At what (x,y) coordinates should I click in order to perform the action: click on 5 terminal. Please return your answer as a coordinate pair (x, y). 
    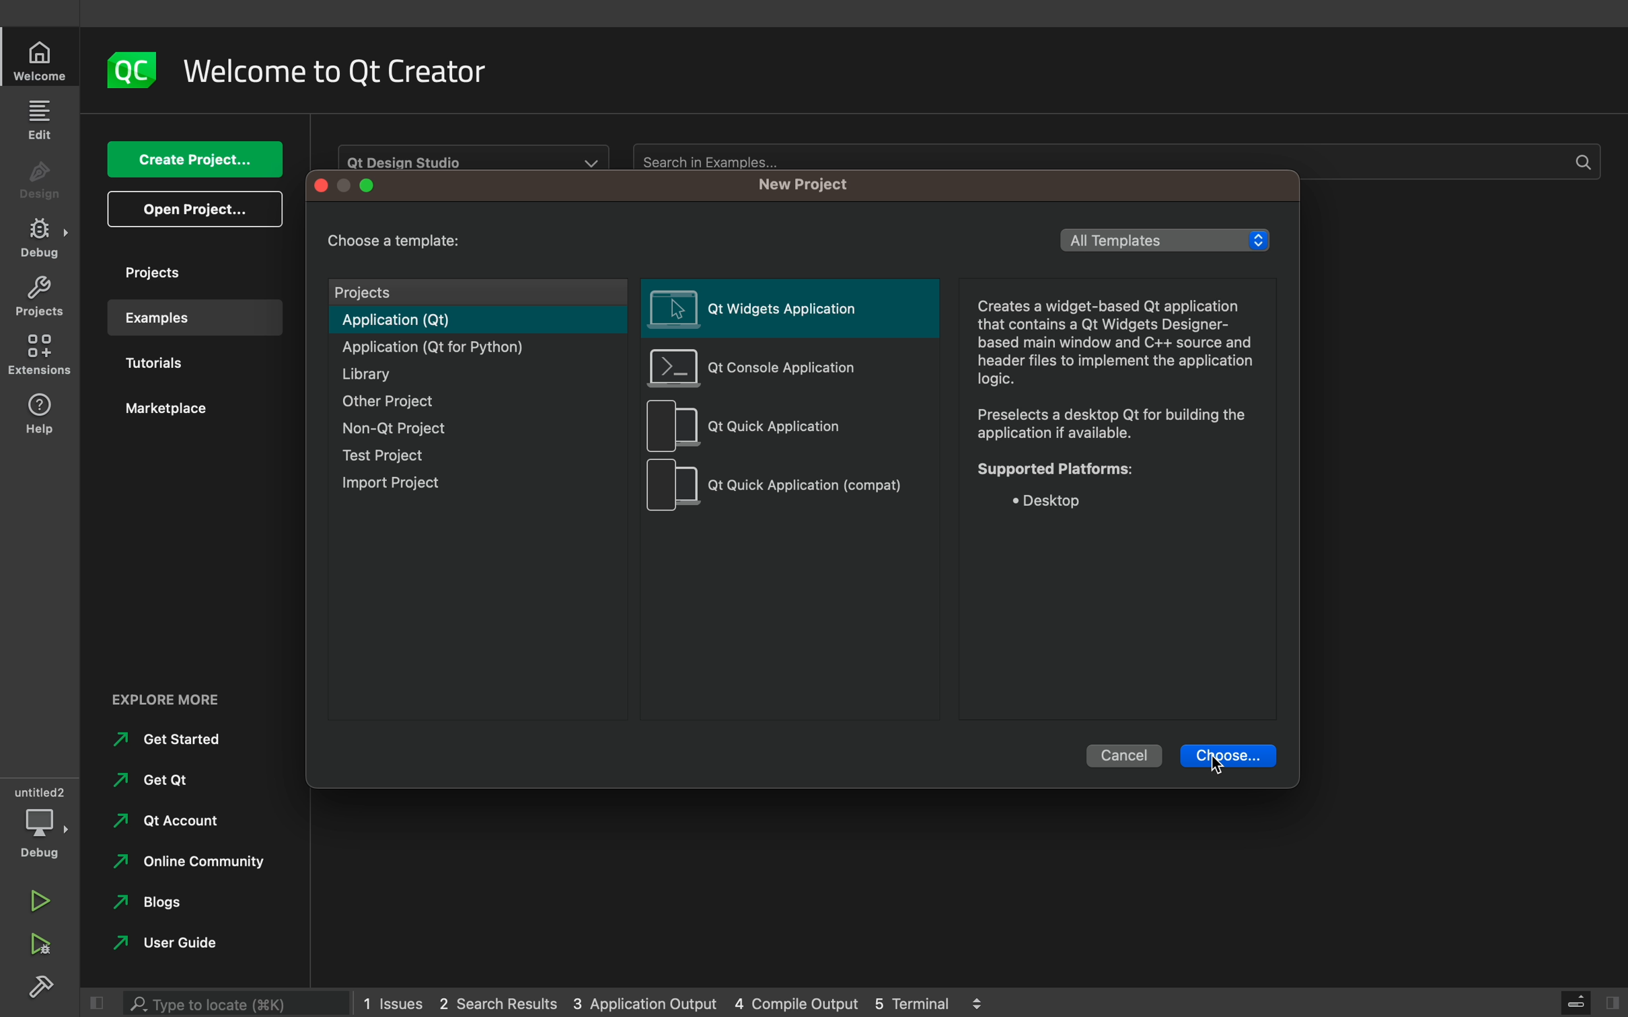
    Looking at the image, I should click on (918, 1002).